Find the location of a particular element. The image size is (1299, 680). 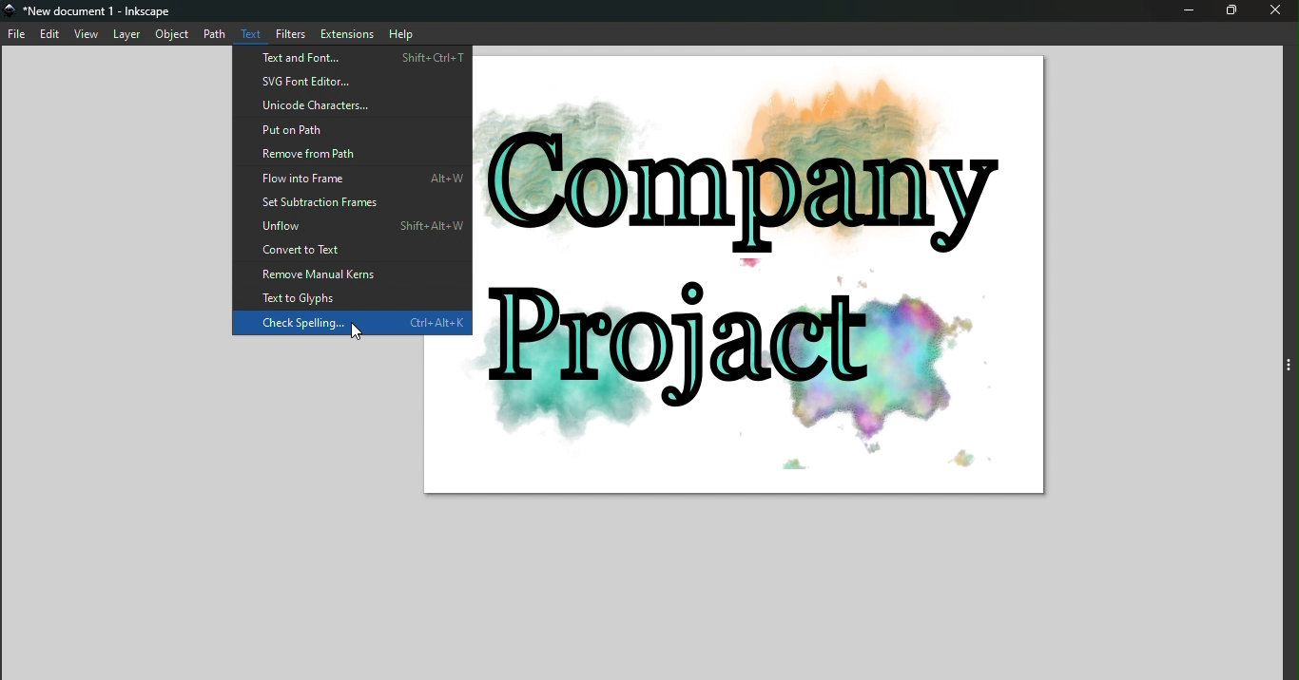

Text and front is located at coordinates (352, 57).